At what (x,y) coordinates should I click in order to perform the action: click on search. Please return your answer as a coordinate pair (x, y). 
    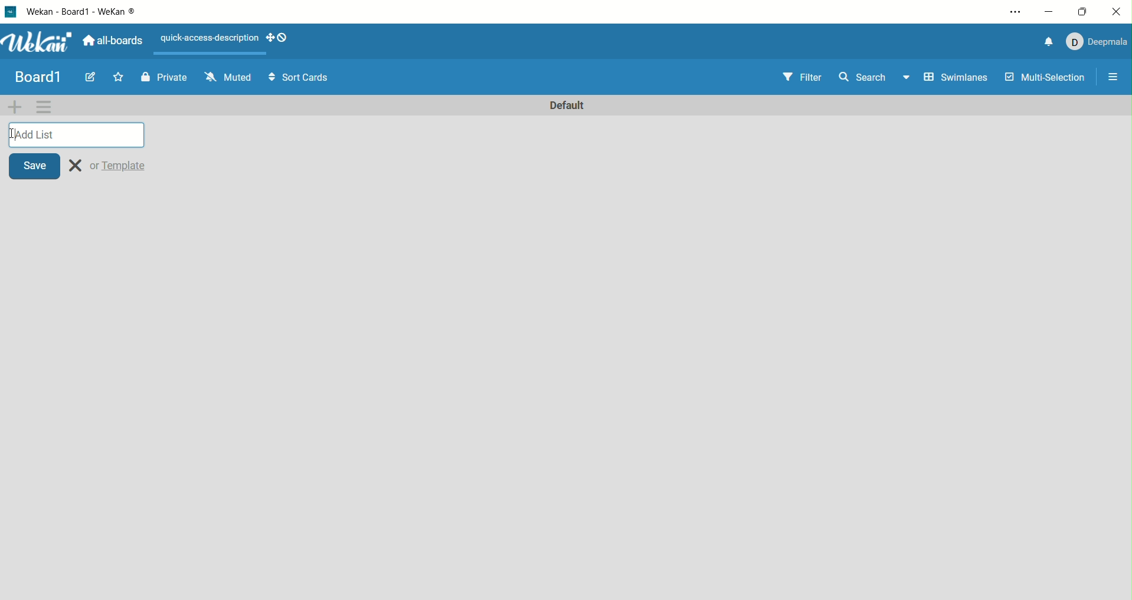
    Looking at the image, I should click on (873, 78).